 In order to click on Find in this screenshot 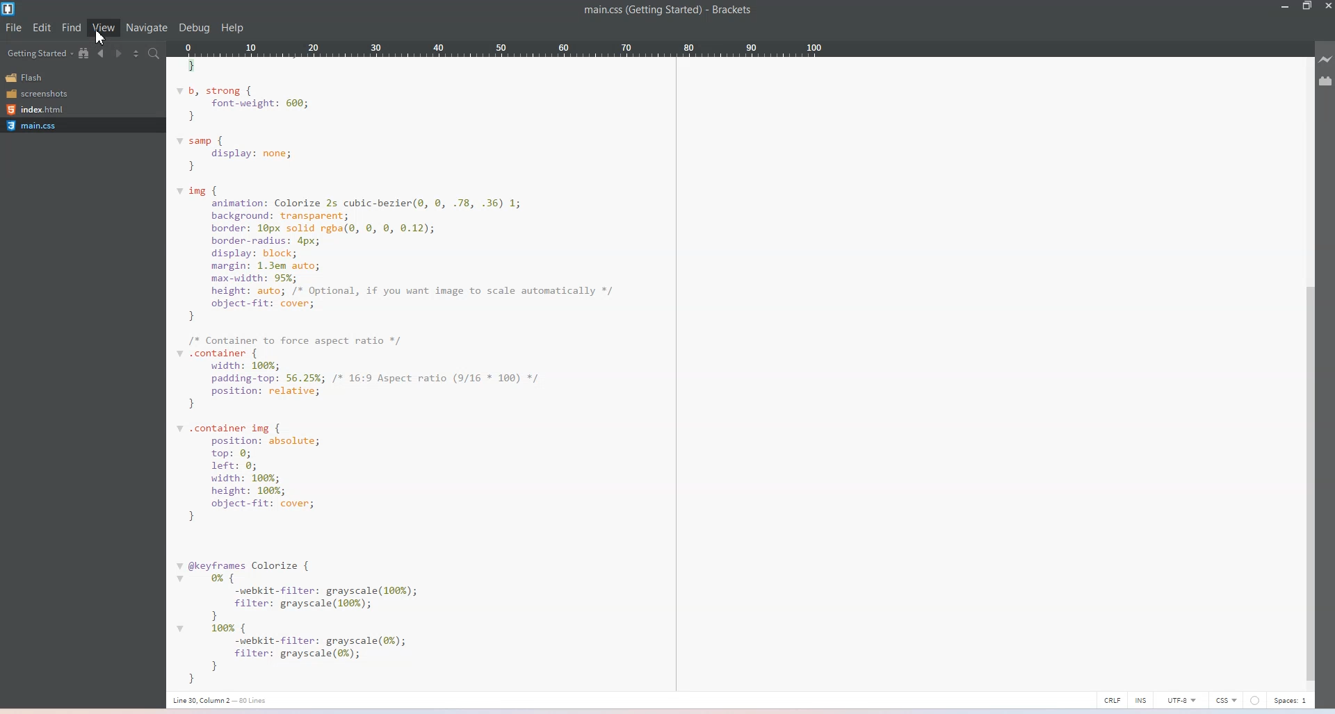, I will do `click(71, 27)`.